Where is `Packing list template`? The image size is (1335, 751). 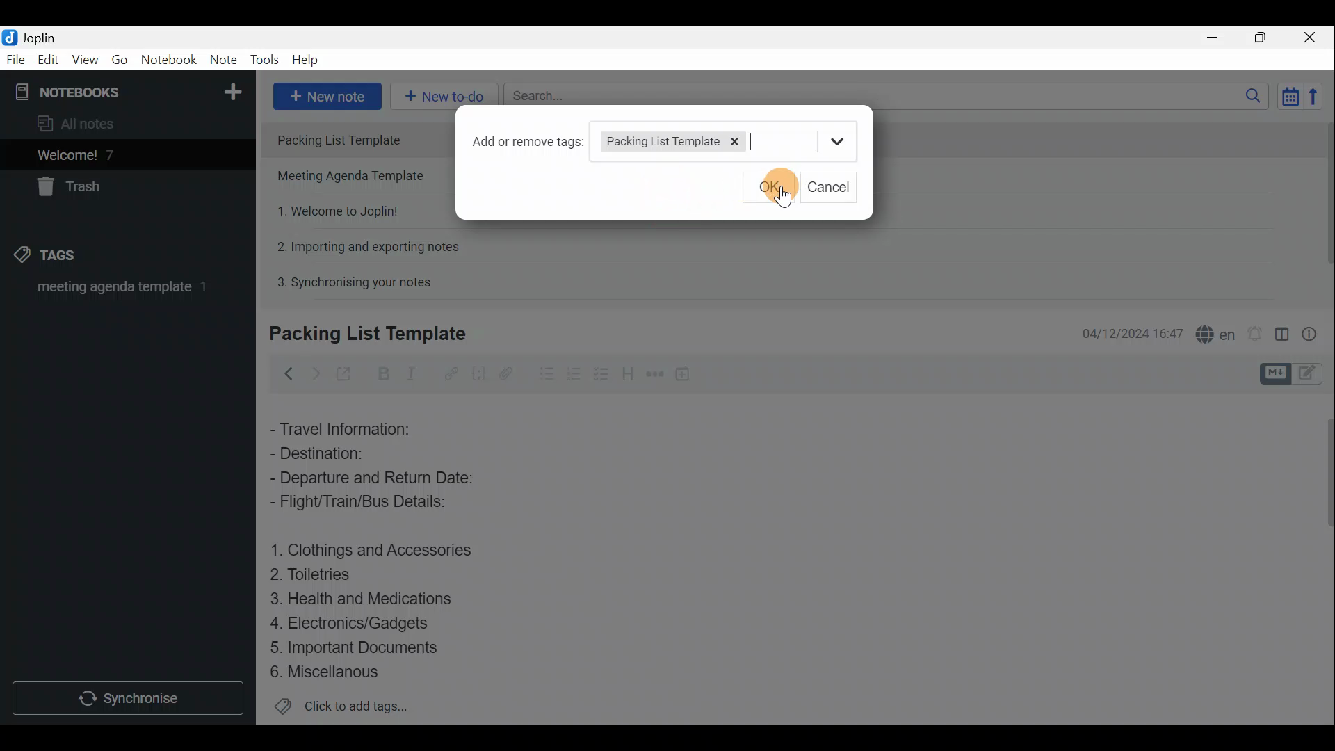 Packing list template is located at coordinates (694, 140).